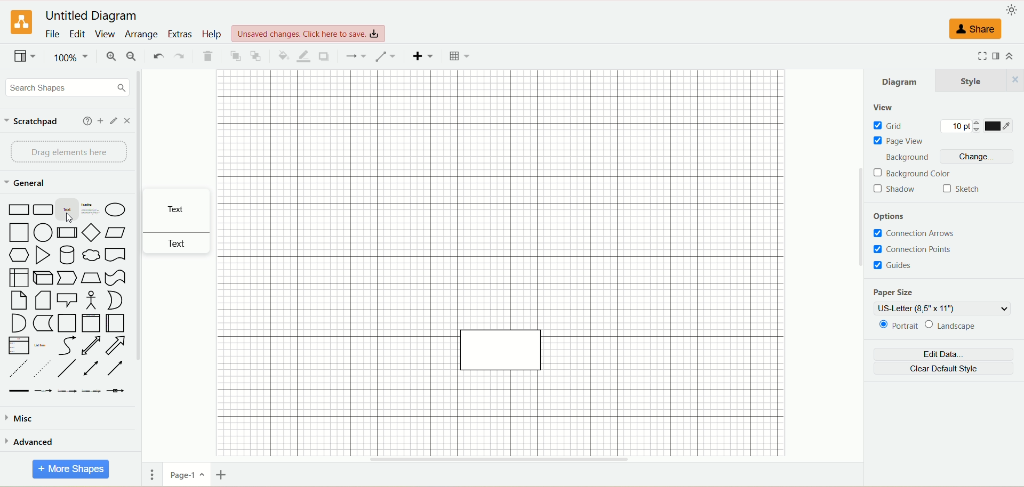  I want to click on parallelogram, so click(114, 232).